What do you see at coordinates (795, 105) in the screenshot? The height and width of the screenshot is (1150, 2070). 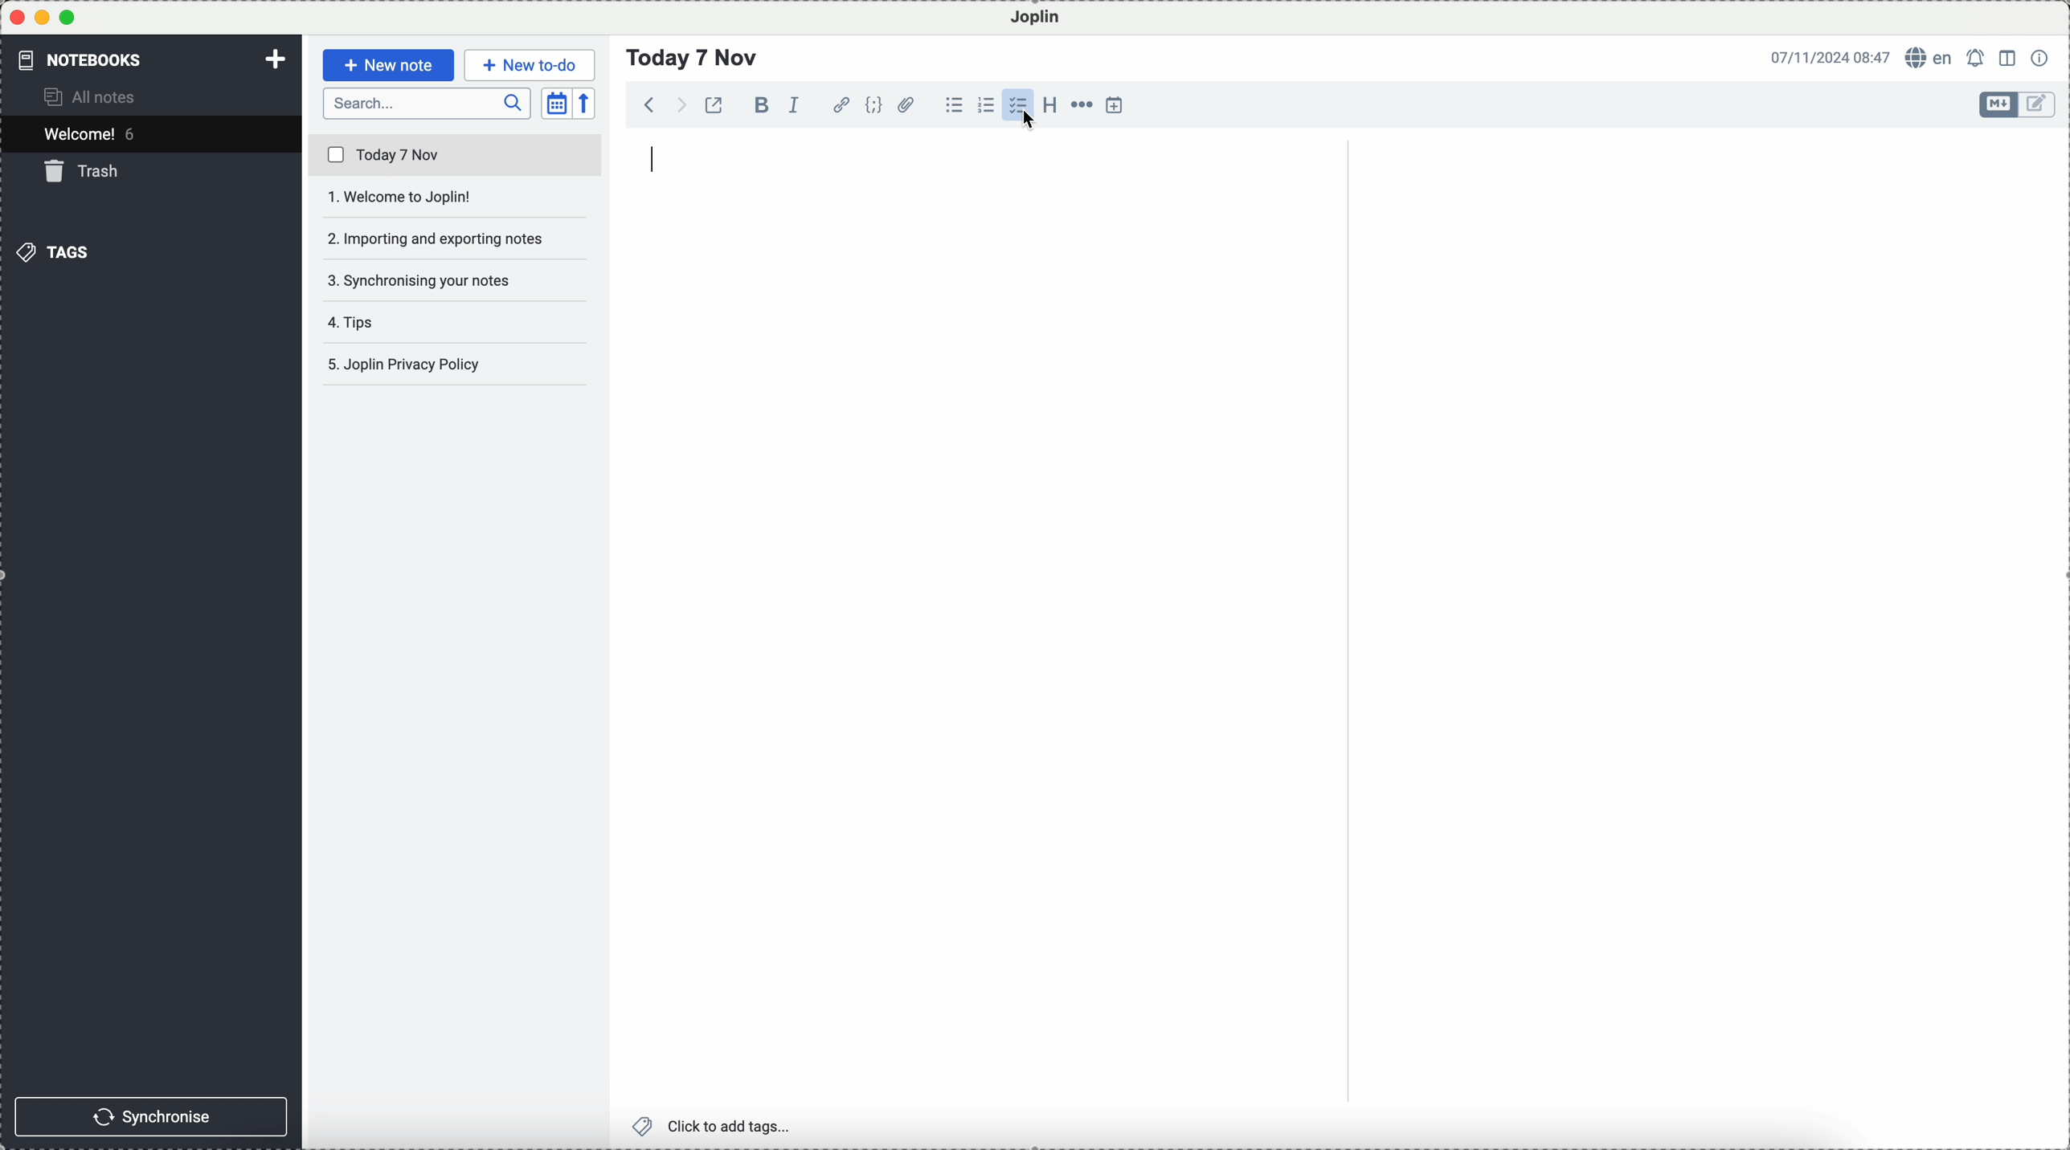 I see `italic` at bounding box center [795, 105].